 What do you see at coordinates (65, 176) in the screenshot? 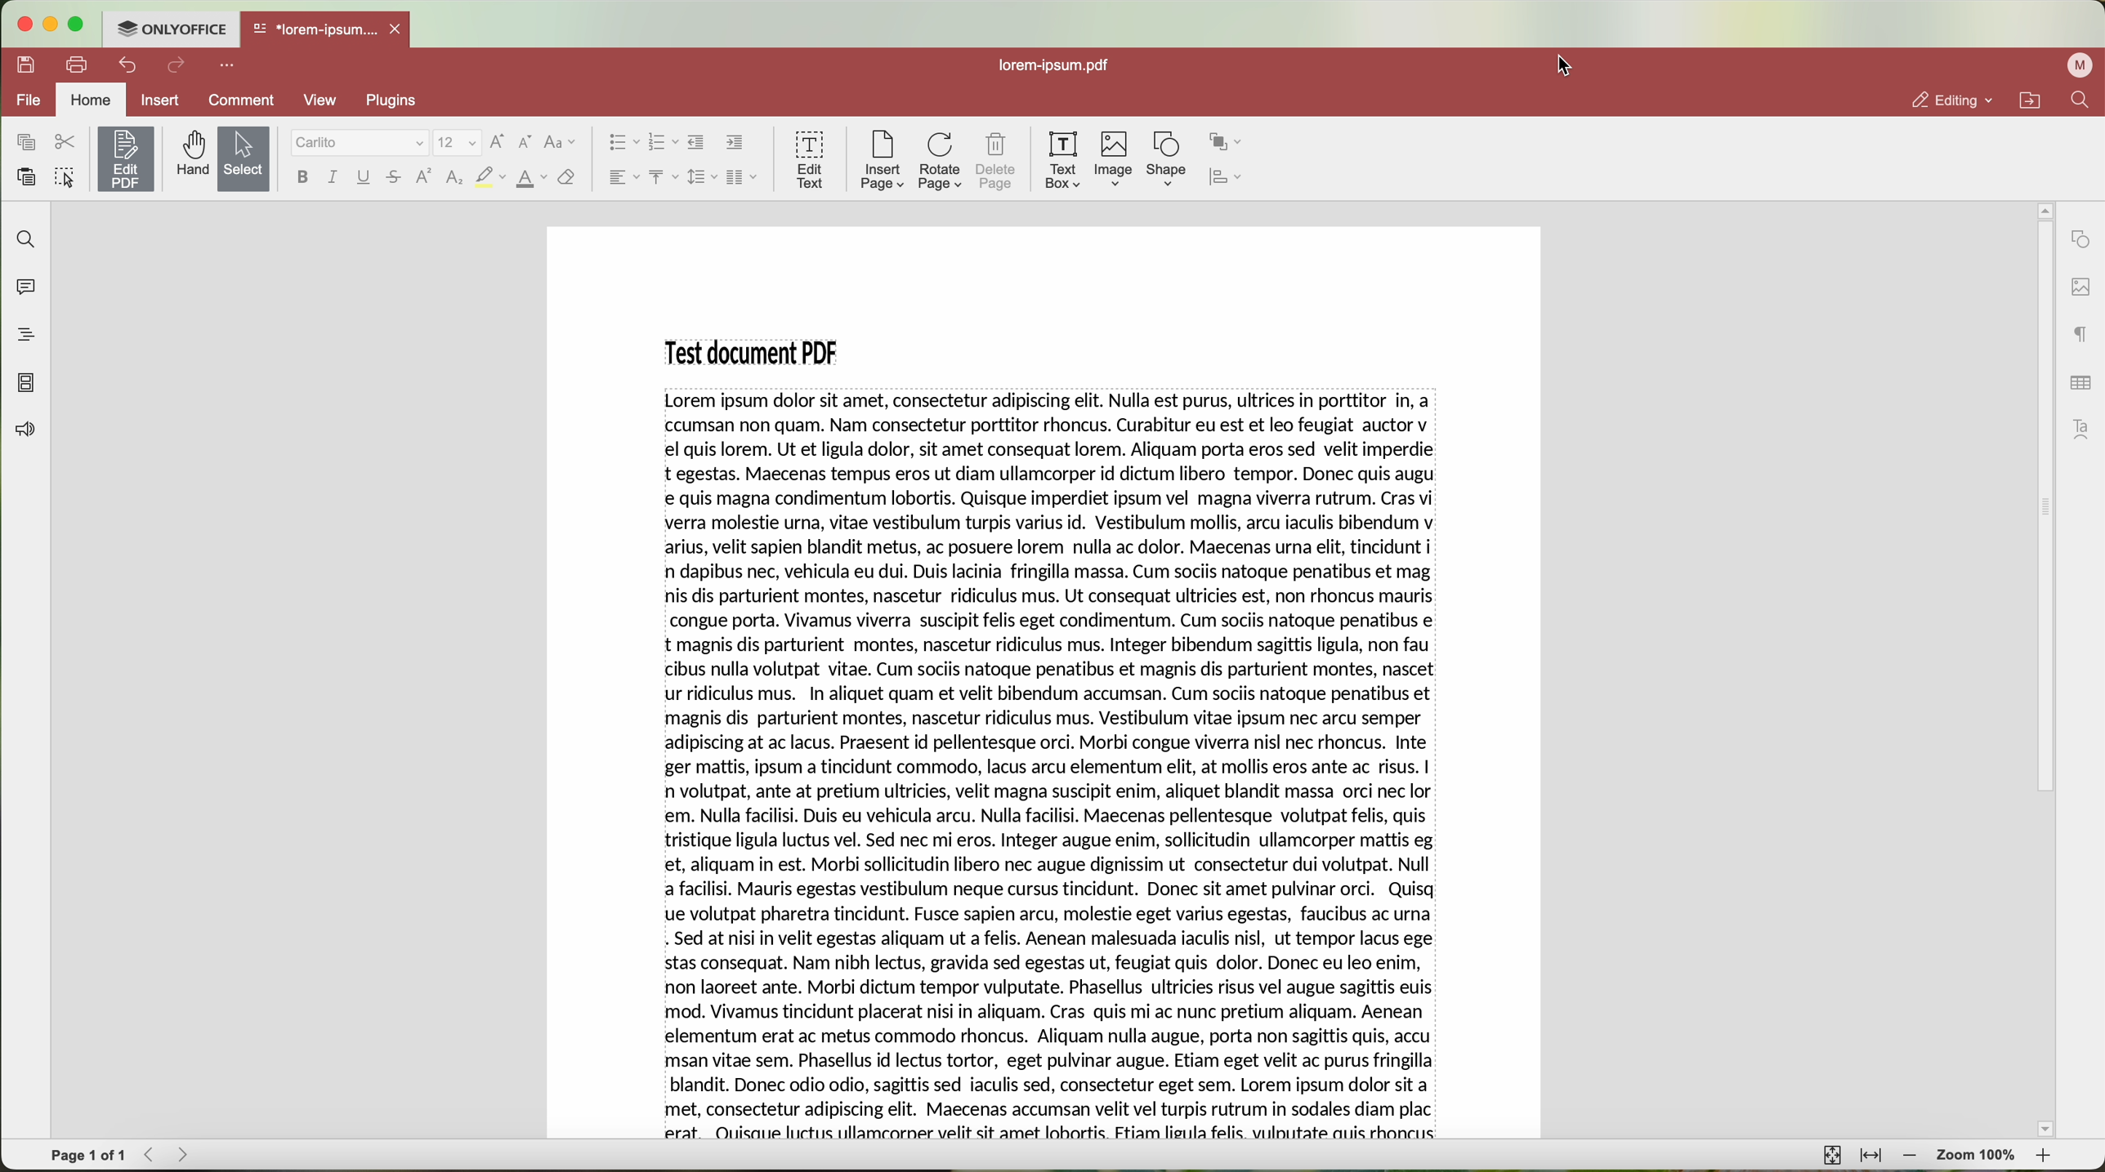
I see `select all` at bounding box center [65, 176].